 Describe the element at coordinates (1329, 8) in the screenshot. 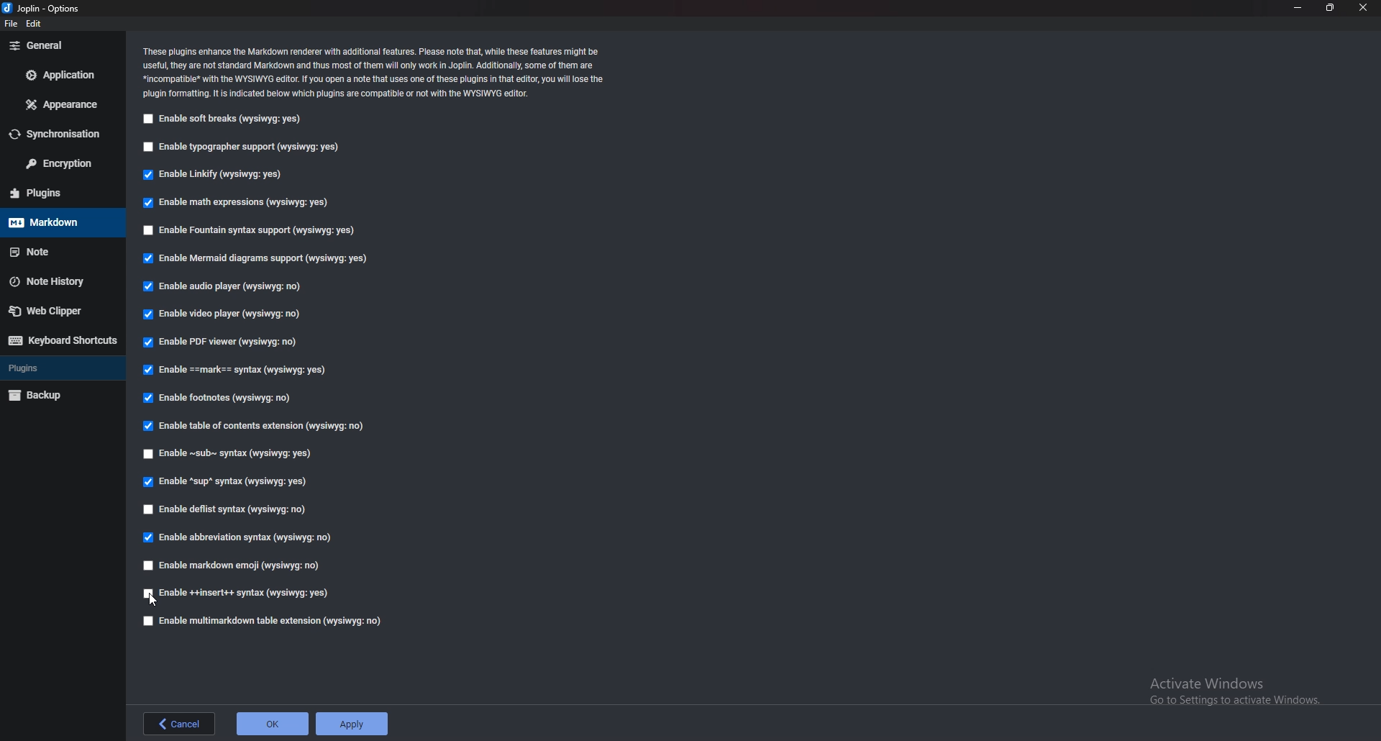

I see `resize` at that location.